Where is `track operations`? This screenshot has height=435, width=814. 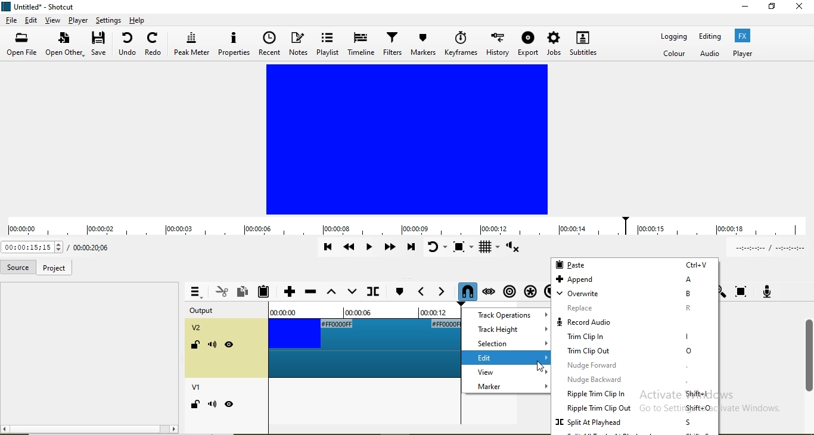 track operations is located at coordinates (507, 315).